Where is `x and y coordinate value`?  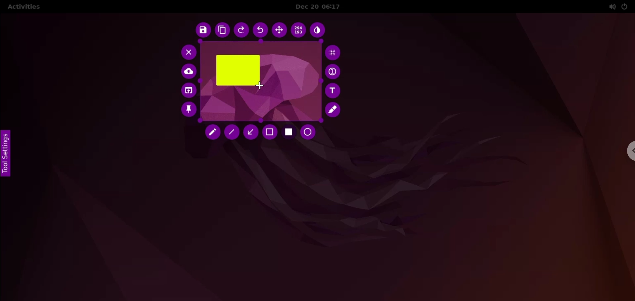
x and y coordinate value is located at coordinates (299, 31).